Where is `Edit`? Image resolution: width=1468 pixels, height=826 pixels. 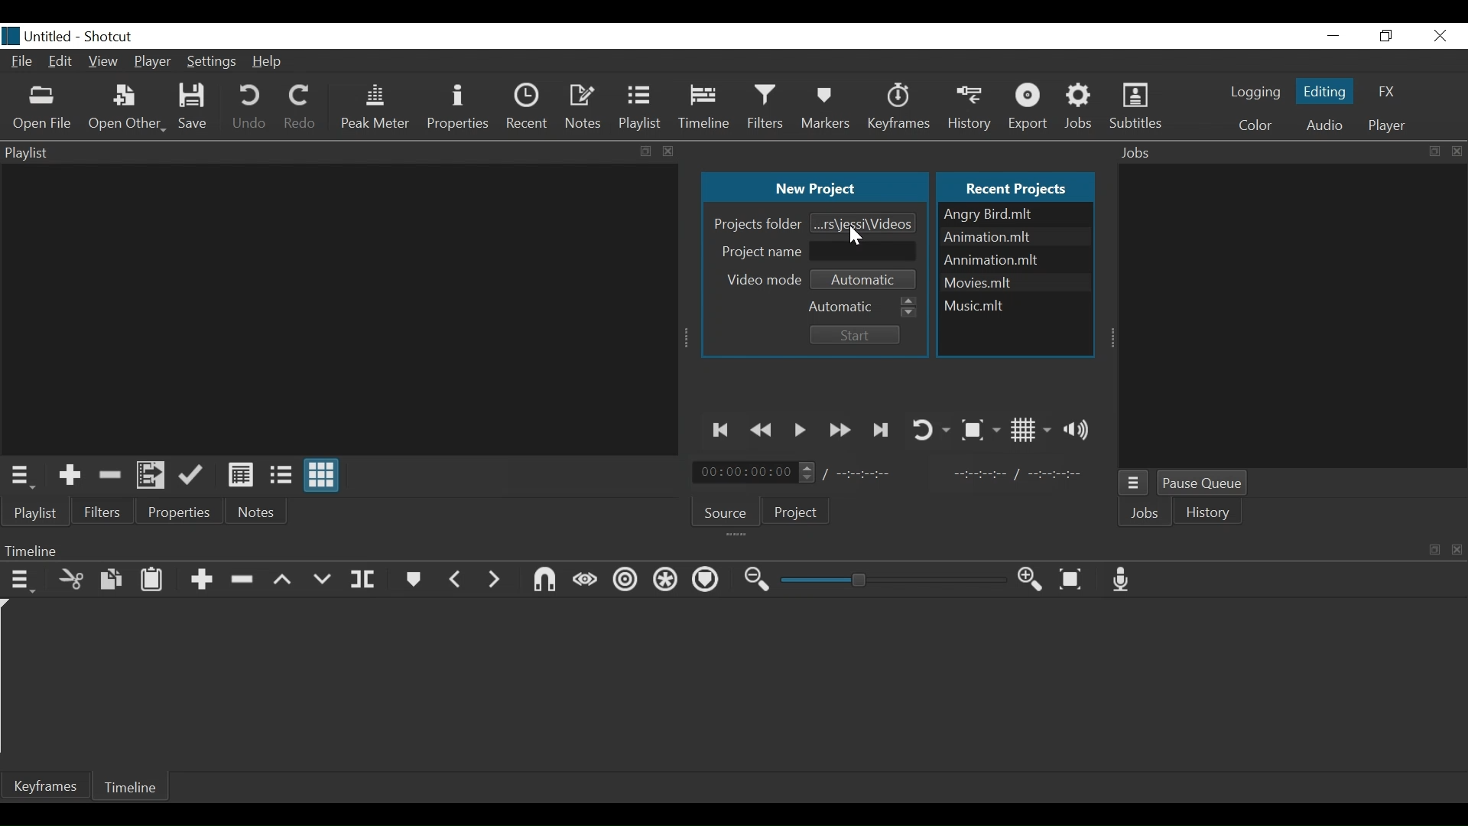 Edit is located at coordinates (61, 63).